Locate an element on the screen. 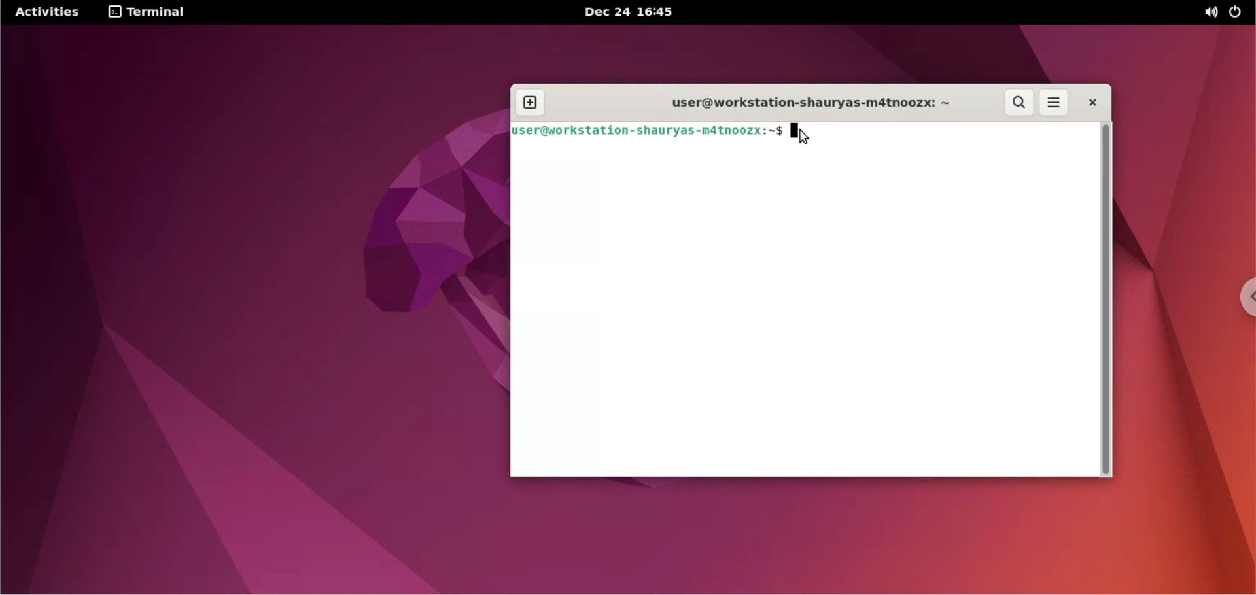 Image resolution: width=1256 pixels, height=595 pixels. Activities  is located at coordinates (49, 14).